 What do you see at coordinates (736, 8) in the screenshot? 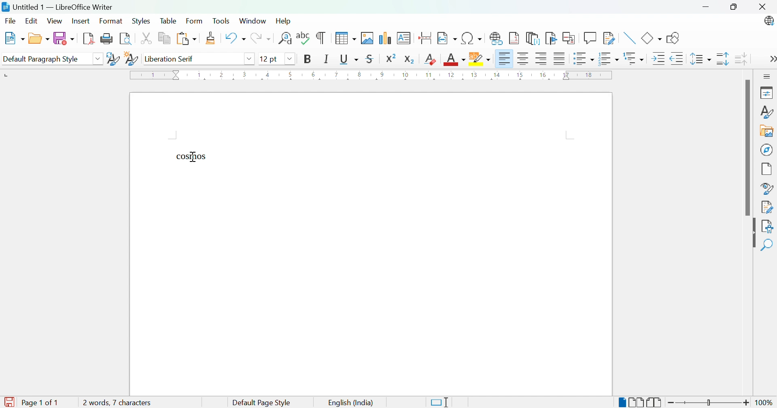
I see `Restore down` at bounding box center [736, 8].